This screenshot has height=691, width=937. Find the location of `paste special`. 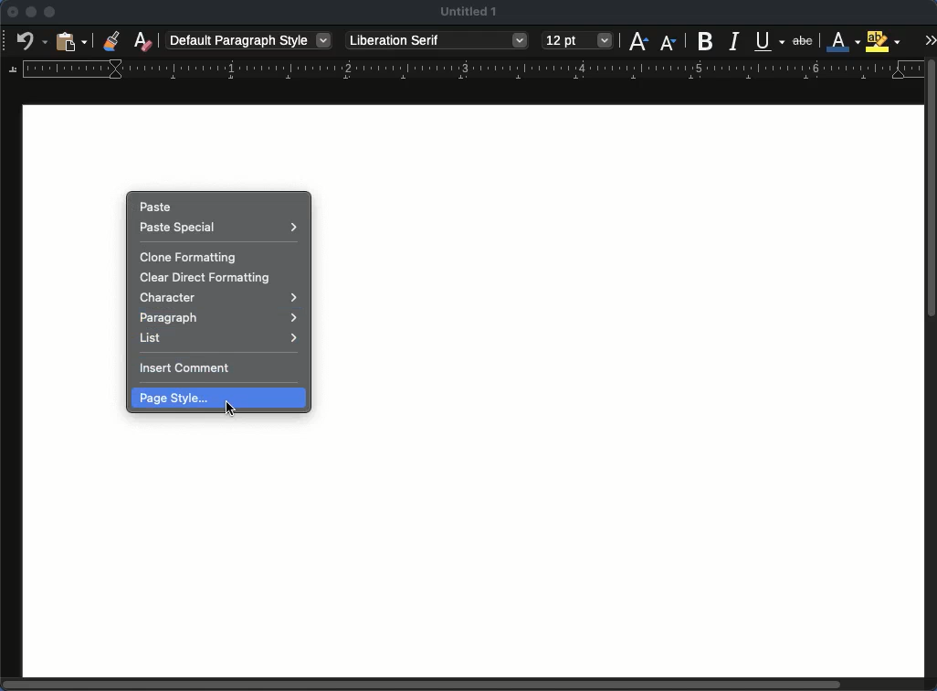

paste special is located at coordinates (221, 228).